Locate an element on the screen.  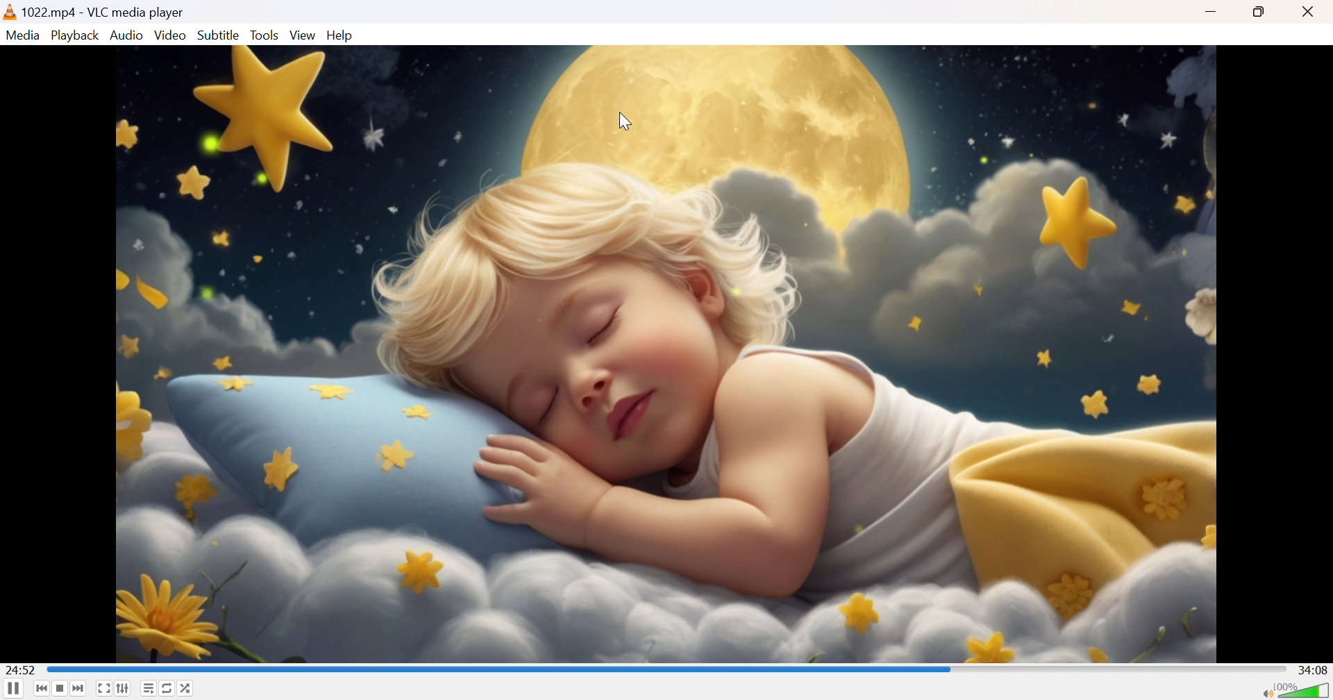
Mute is located at coordinates (1264, 692).